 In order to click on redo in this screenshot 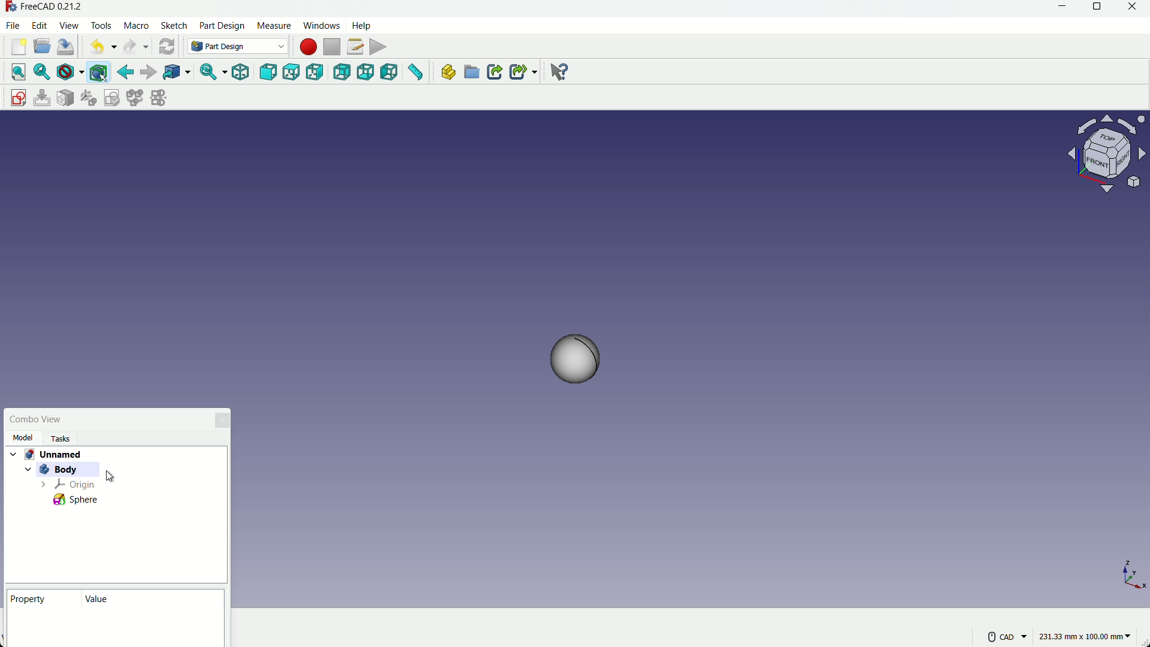, I will do `click(129, 46)`.